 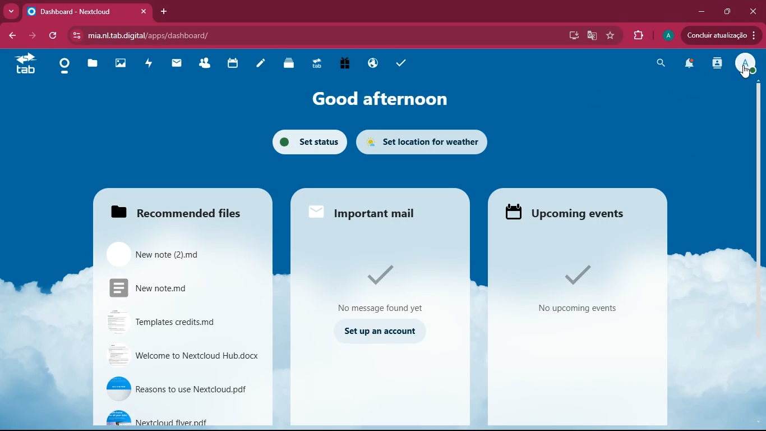 What do you see at coordinates (182, 388) in the screenshot?
I see `file` at bounding box center [182, 388].